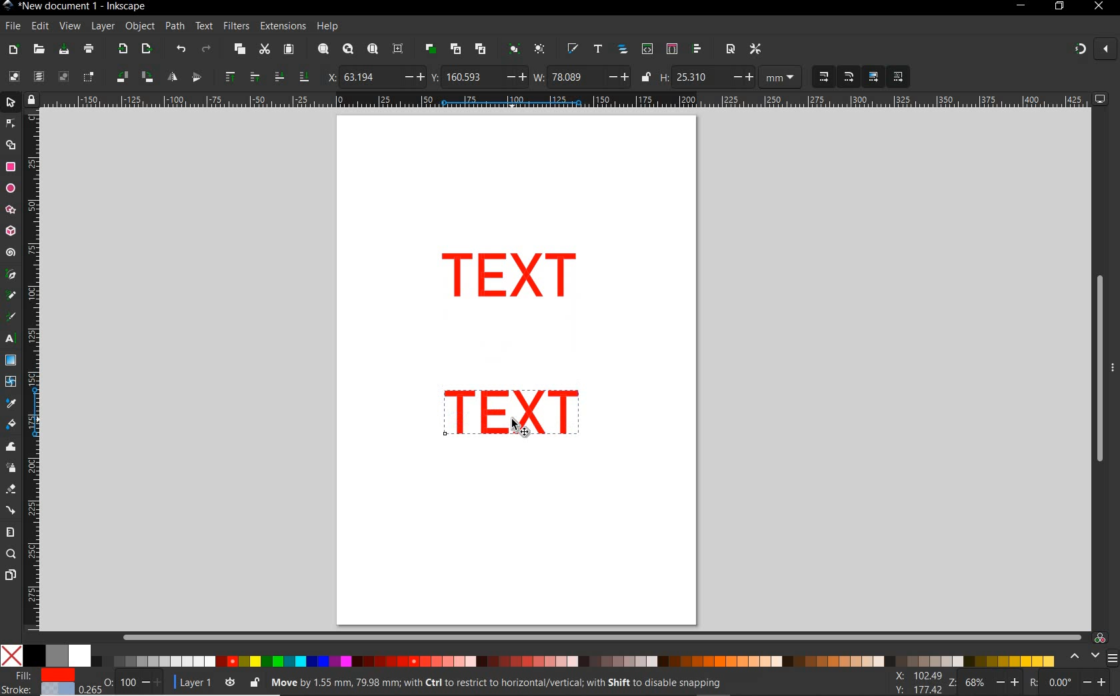 The image size is (1120, 696). I want to click on Height of selection, so click(707, 77).